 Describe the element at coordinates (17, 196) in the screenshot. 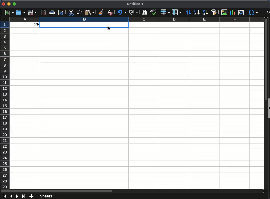

I see `next sheet` at that location.